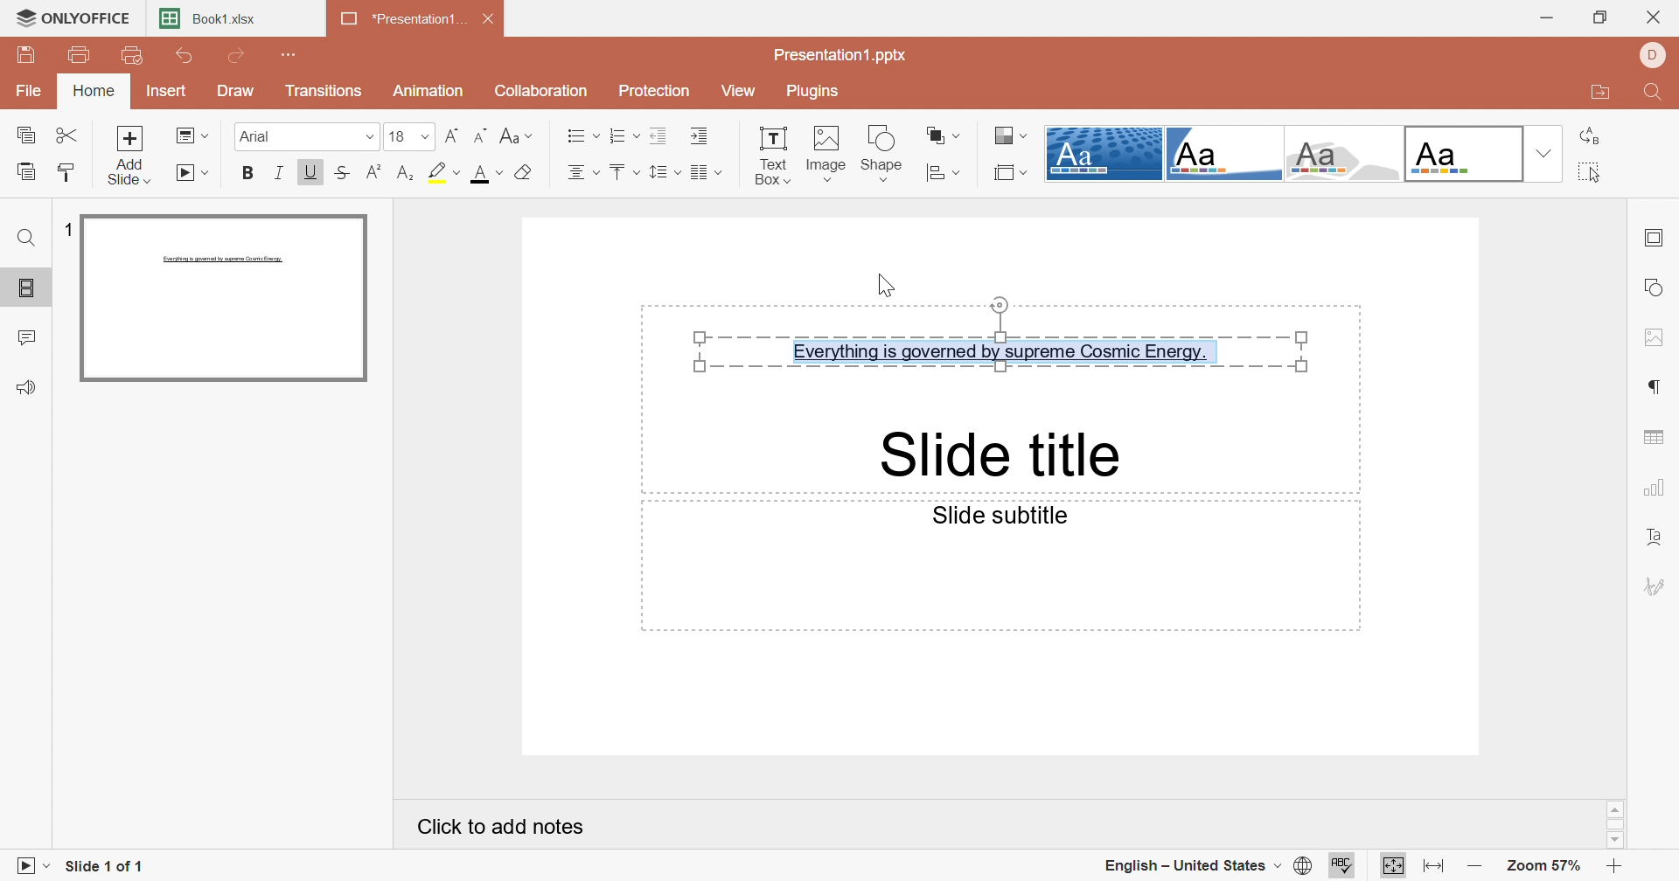  I want to click on Slide 1, so click(224, 298).